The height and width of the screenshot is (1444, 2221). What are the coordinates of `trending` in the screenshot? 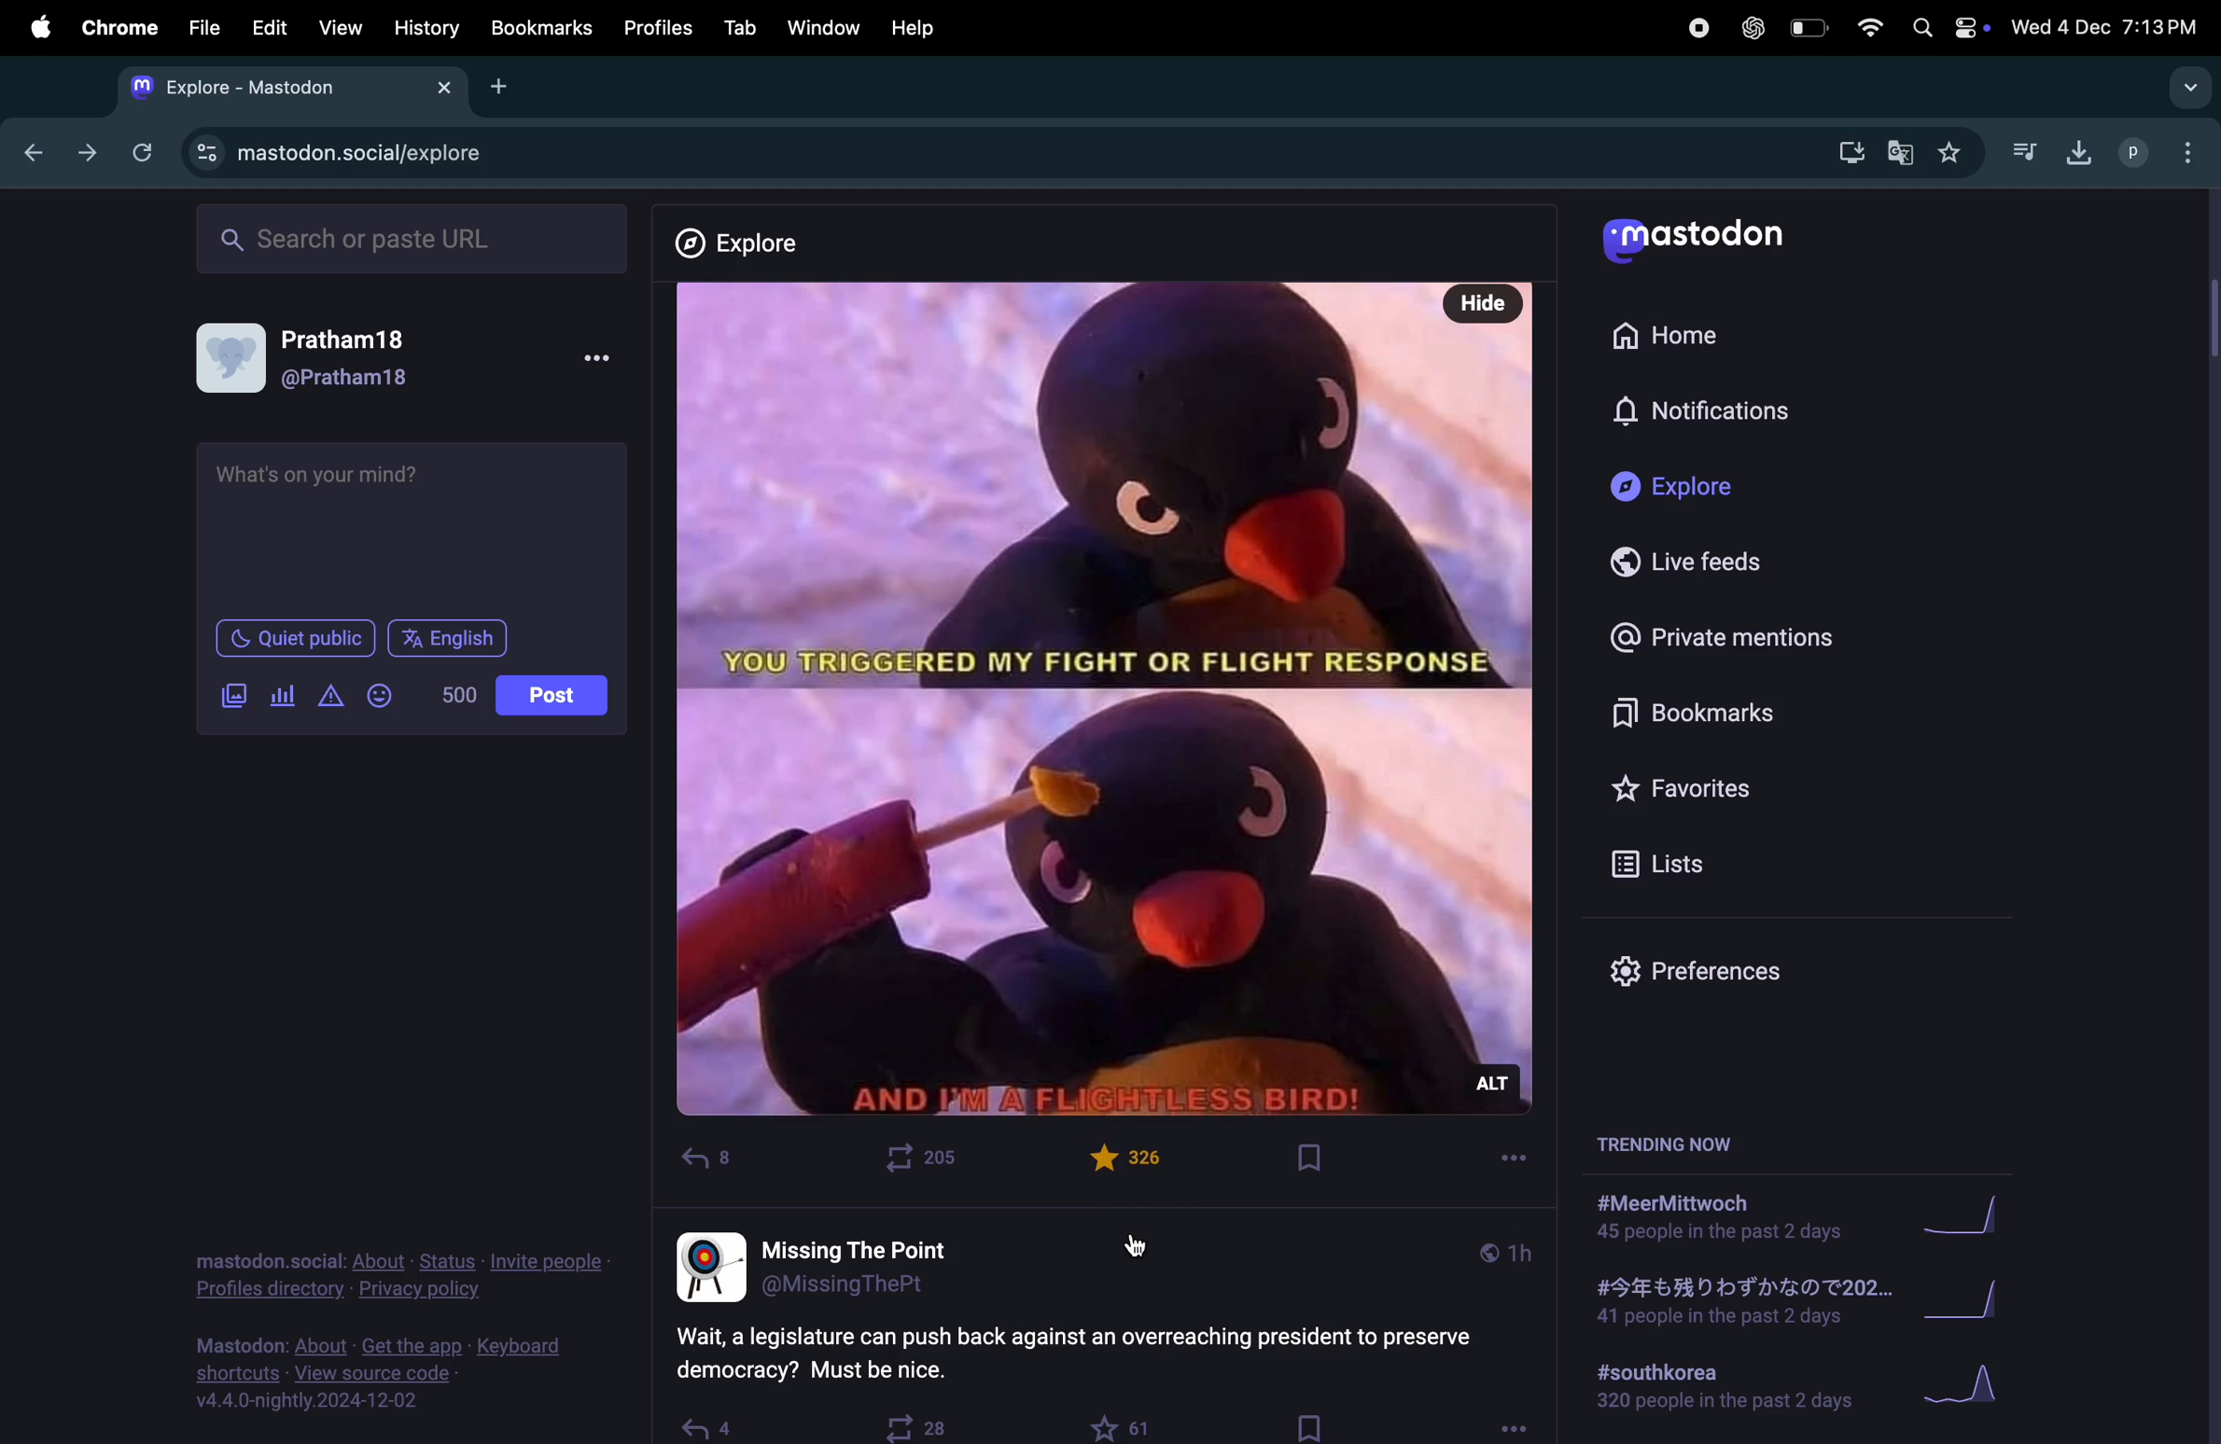 It's located at (1671, 1145).